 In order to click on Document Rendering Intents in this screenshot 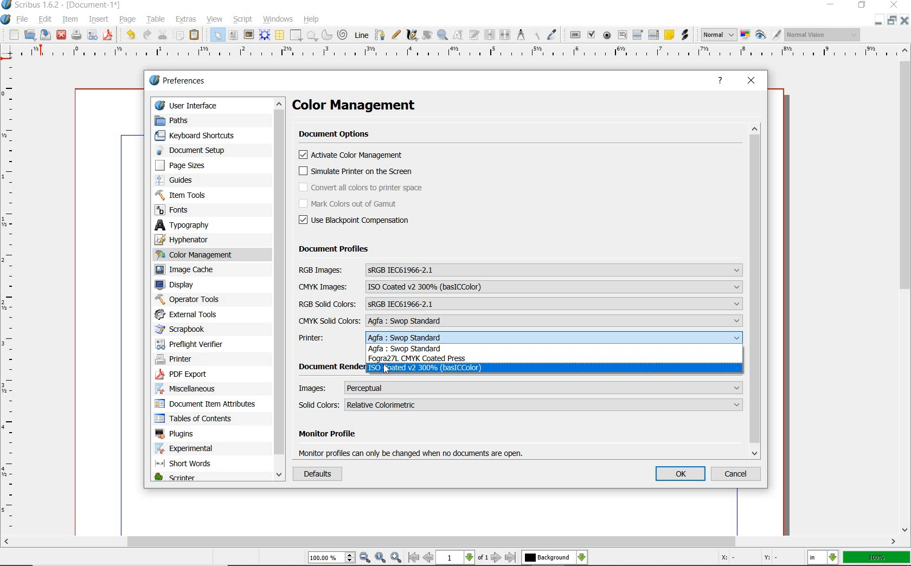, I will do `click(329, 367)`.